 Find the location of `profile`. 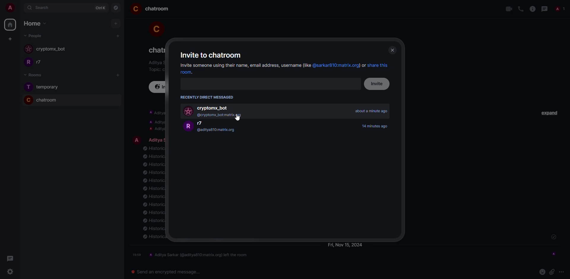

profile is located at coordinates (135, 9).